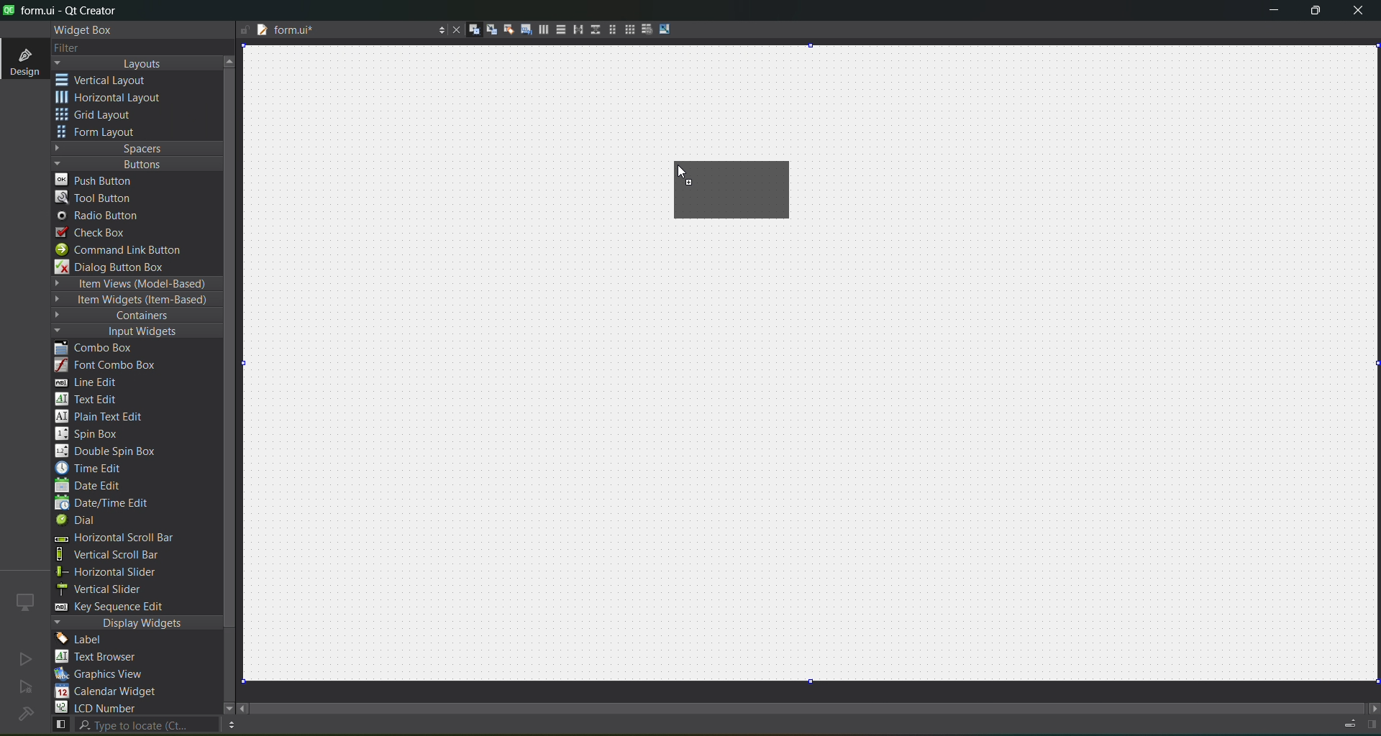  What do you see at coordinates (486, 29) in the screenshot?
I see `edit signals` at bounding box center [486, 29].